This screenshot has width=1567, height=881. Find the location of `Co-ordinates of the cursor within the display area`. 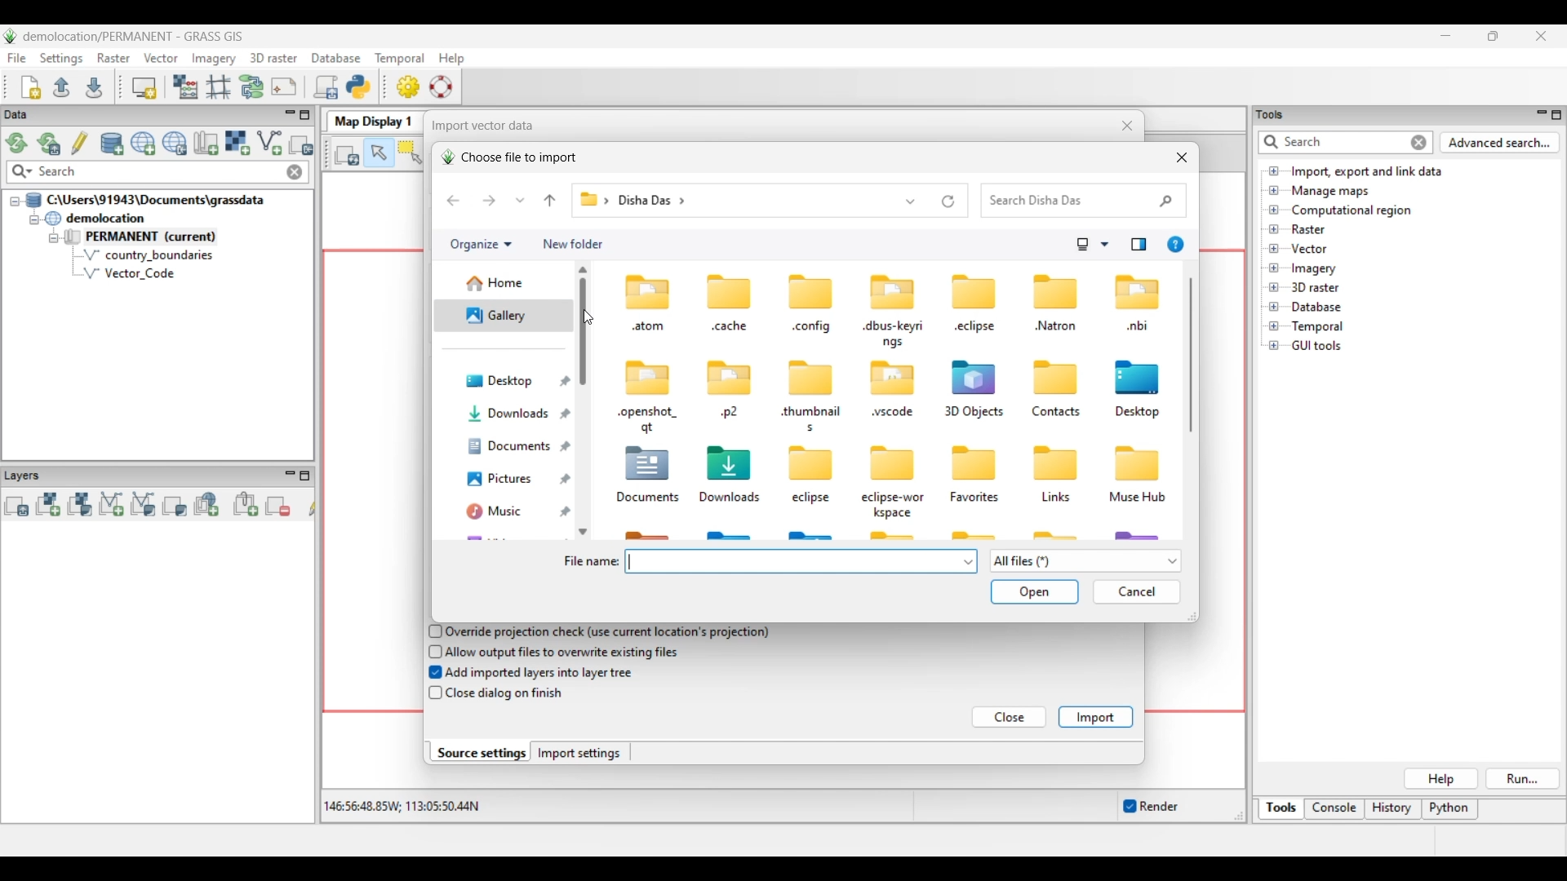

Co-ordinates of the cursor within the display area is located at coordinates (399, 807).